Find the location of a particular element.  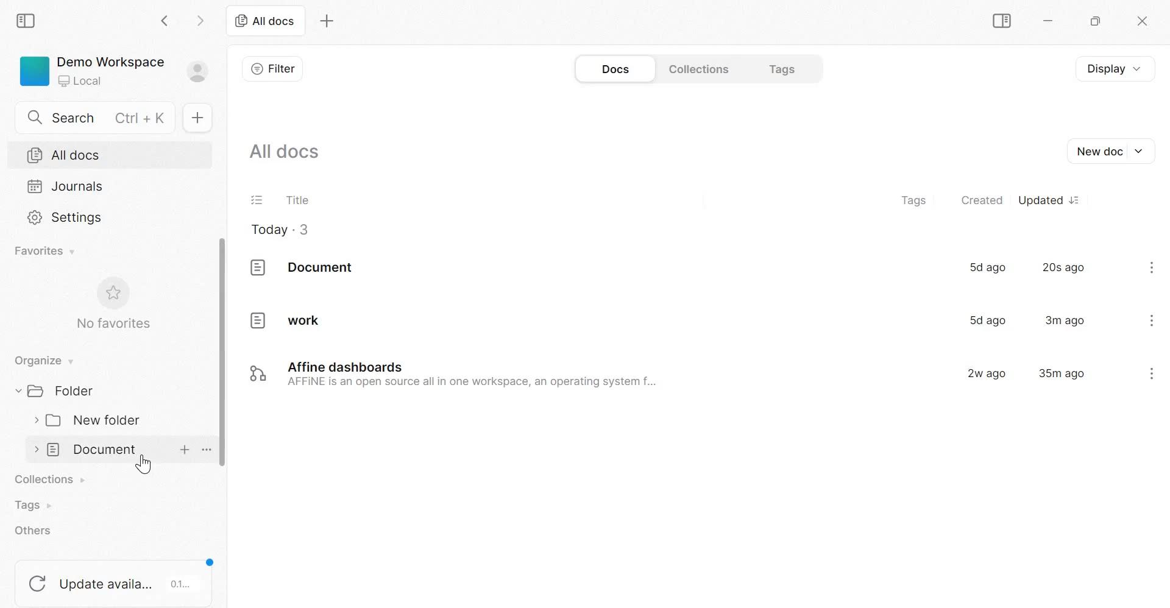

20s ago is located at coordinates (1063, 267).